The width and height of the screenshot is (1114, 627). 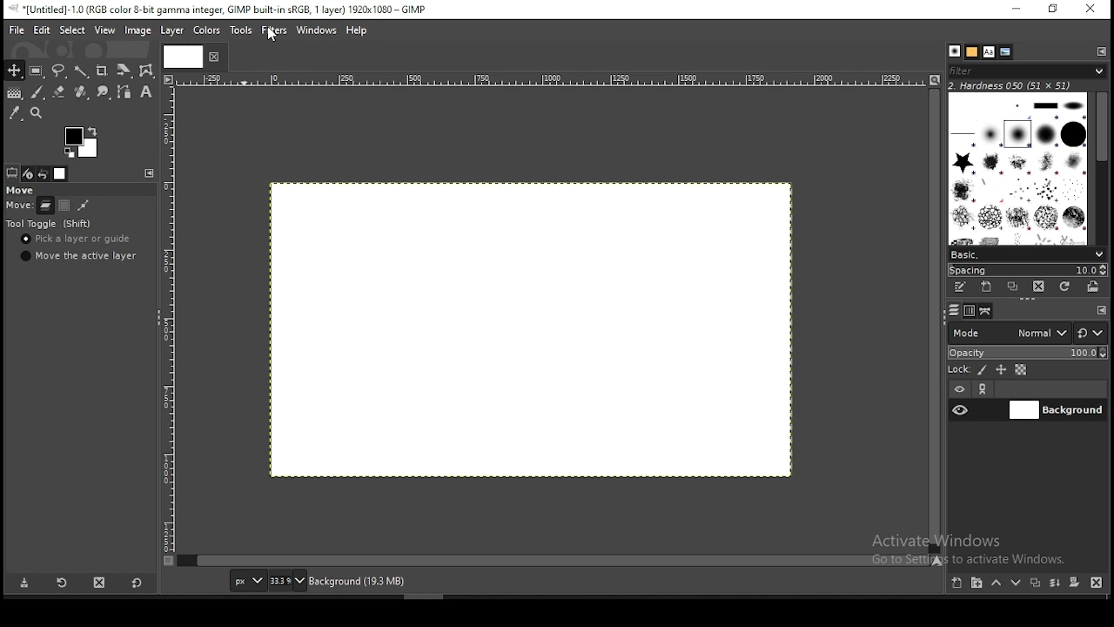 What do you see at coordinates (274, 37) in the screenshot?
I see `mouse pointer` at bounding box center [274, 37].